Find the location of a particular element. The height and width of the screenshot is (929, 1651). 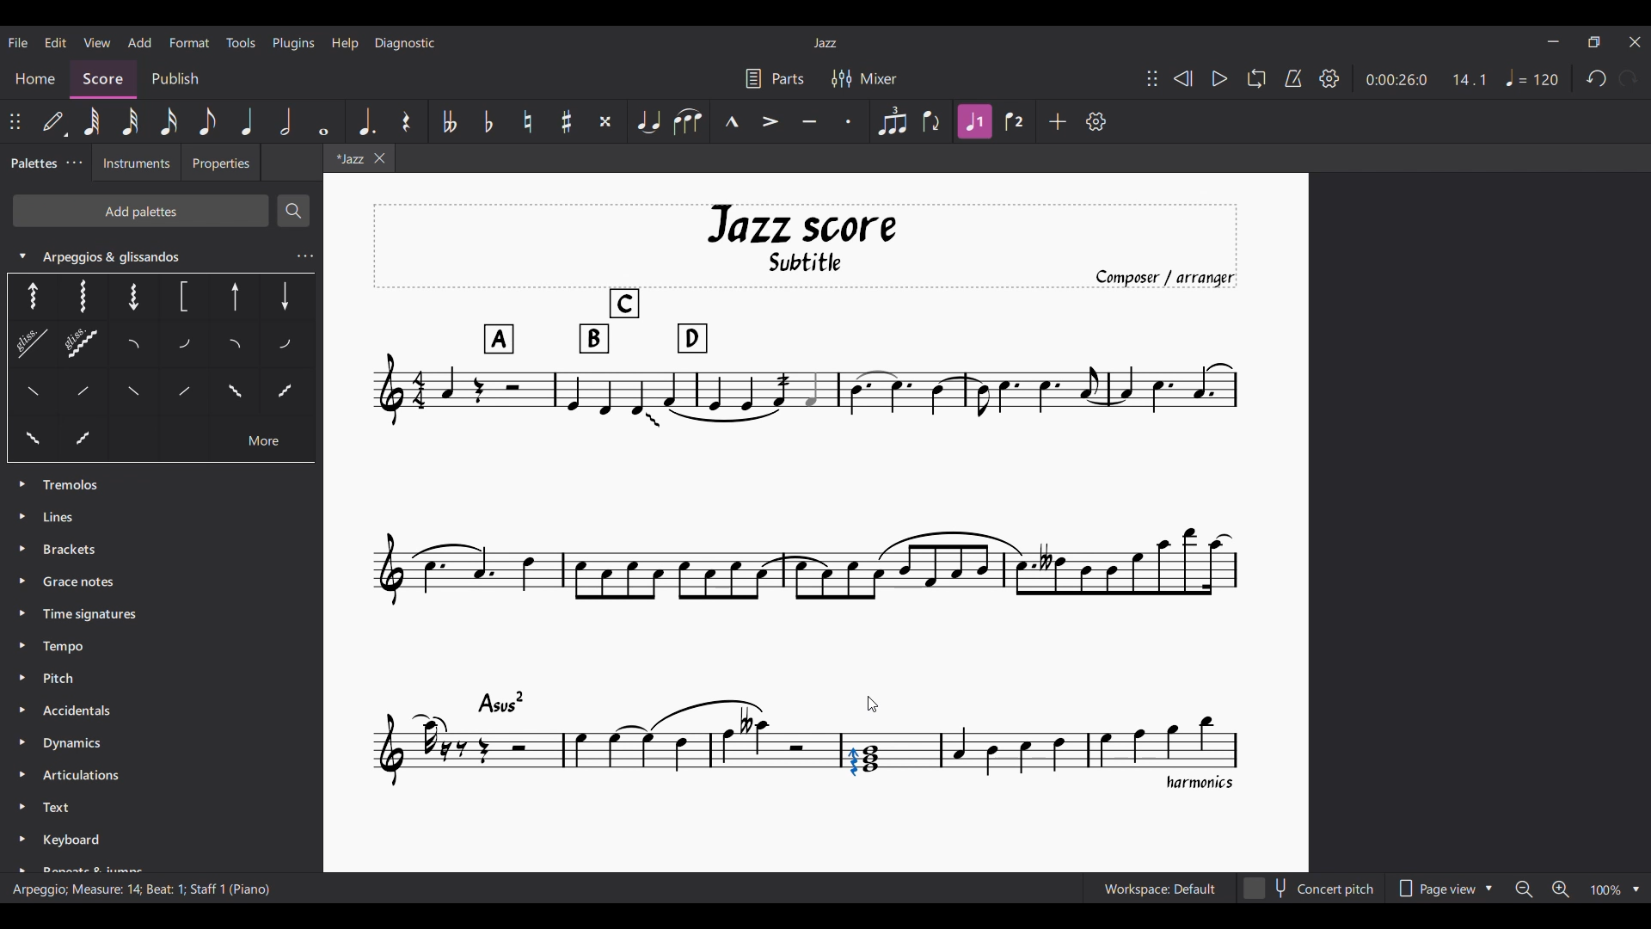

 is located at coordinates (83, 394).